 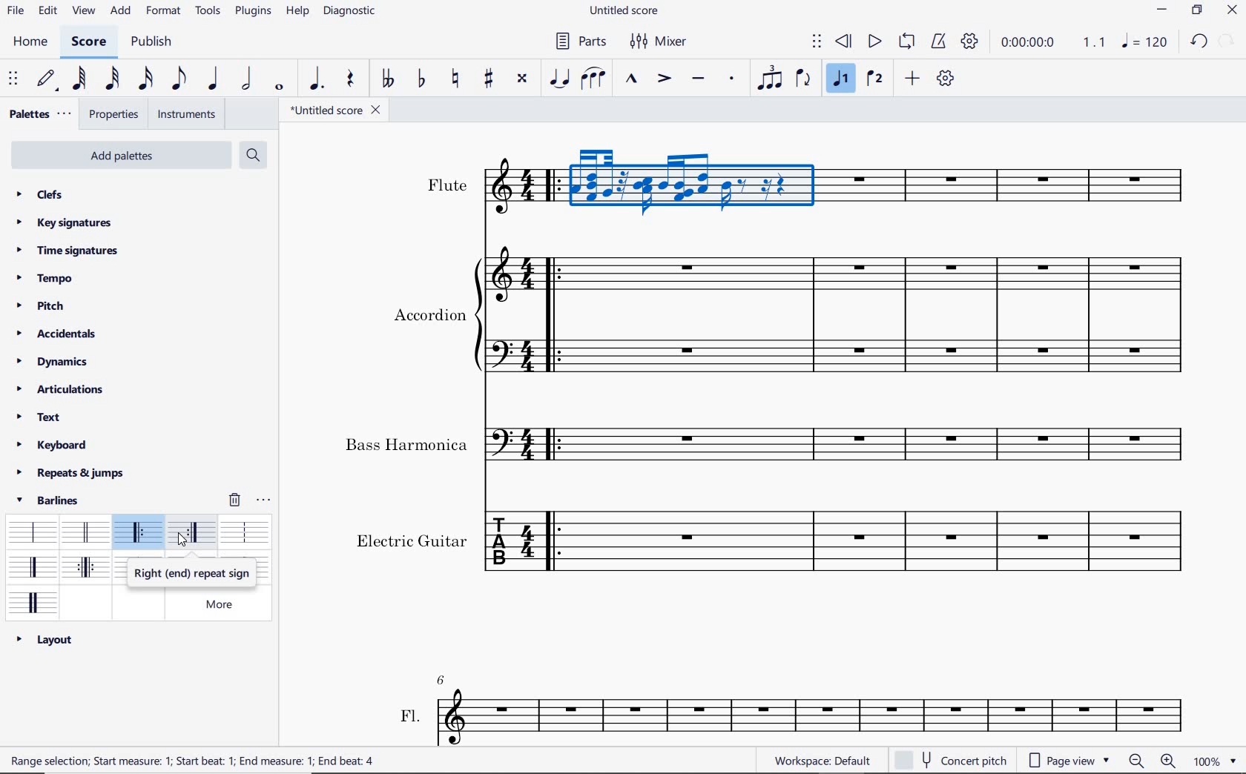 What do you see at coordinates (969, 41) in the screenshot?
I see `playback settings` at bounding box center [969, 41].